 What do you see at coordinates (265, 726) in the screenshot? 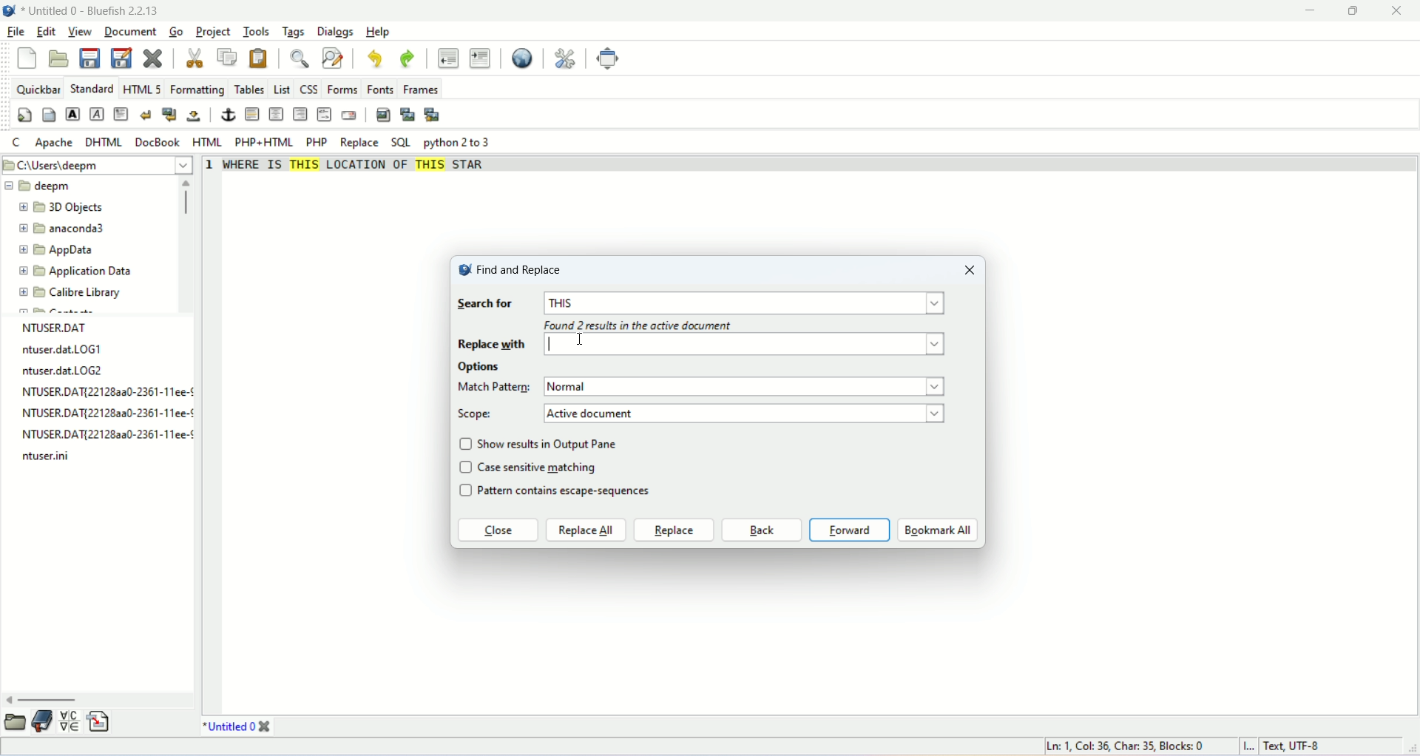
I see `close` at bounding box center [265, 726].